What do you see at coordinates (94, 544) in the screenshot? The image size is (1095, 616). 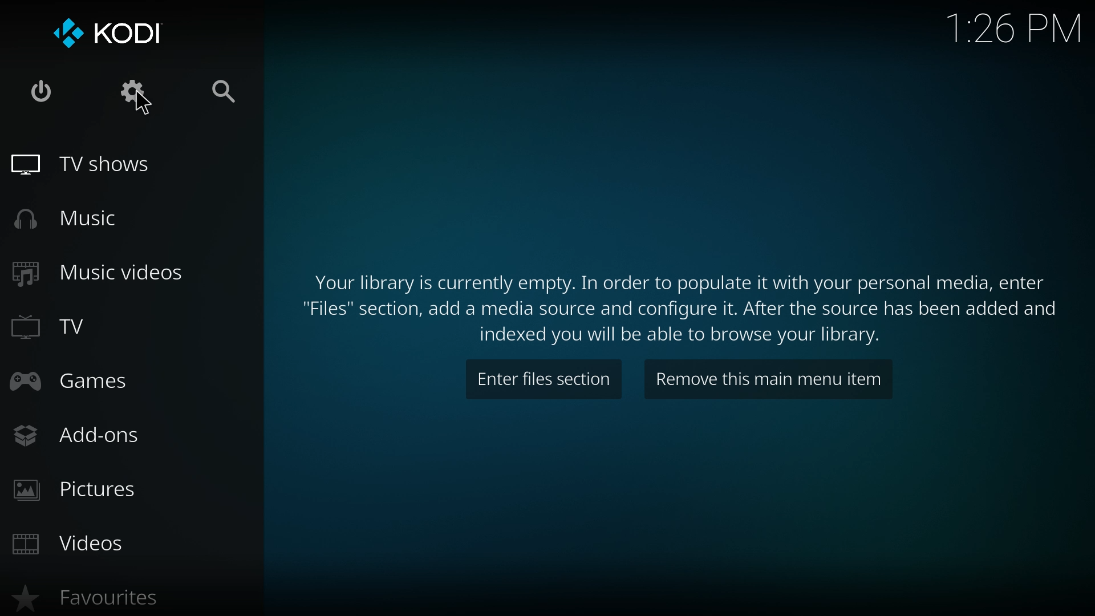 I see `videos` at bounding box center [94, 544].